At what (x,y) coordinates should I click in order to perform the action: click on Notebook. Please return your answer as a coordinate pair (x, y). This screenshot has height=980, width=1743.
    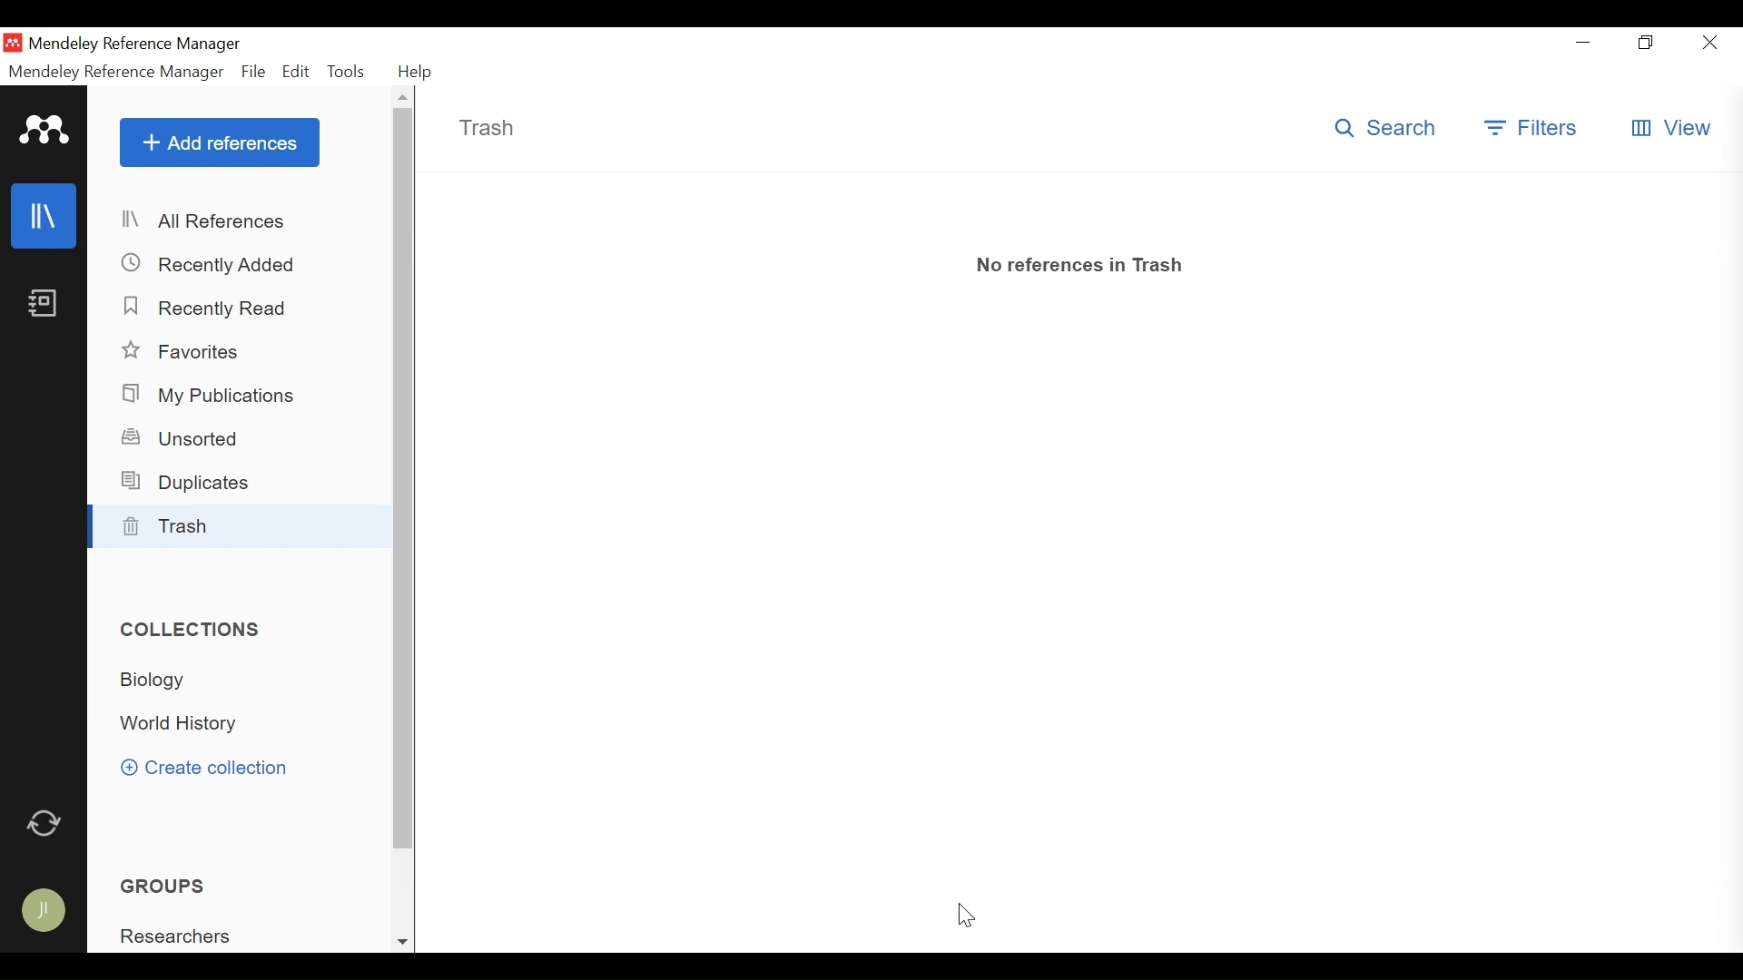
    Looking at the image, I should click on (42, 305).